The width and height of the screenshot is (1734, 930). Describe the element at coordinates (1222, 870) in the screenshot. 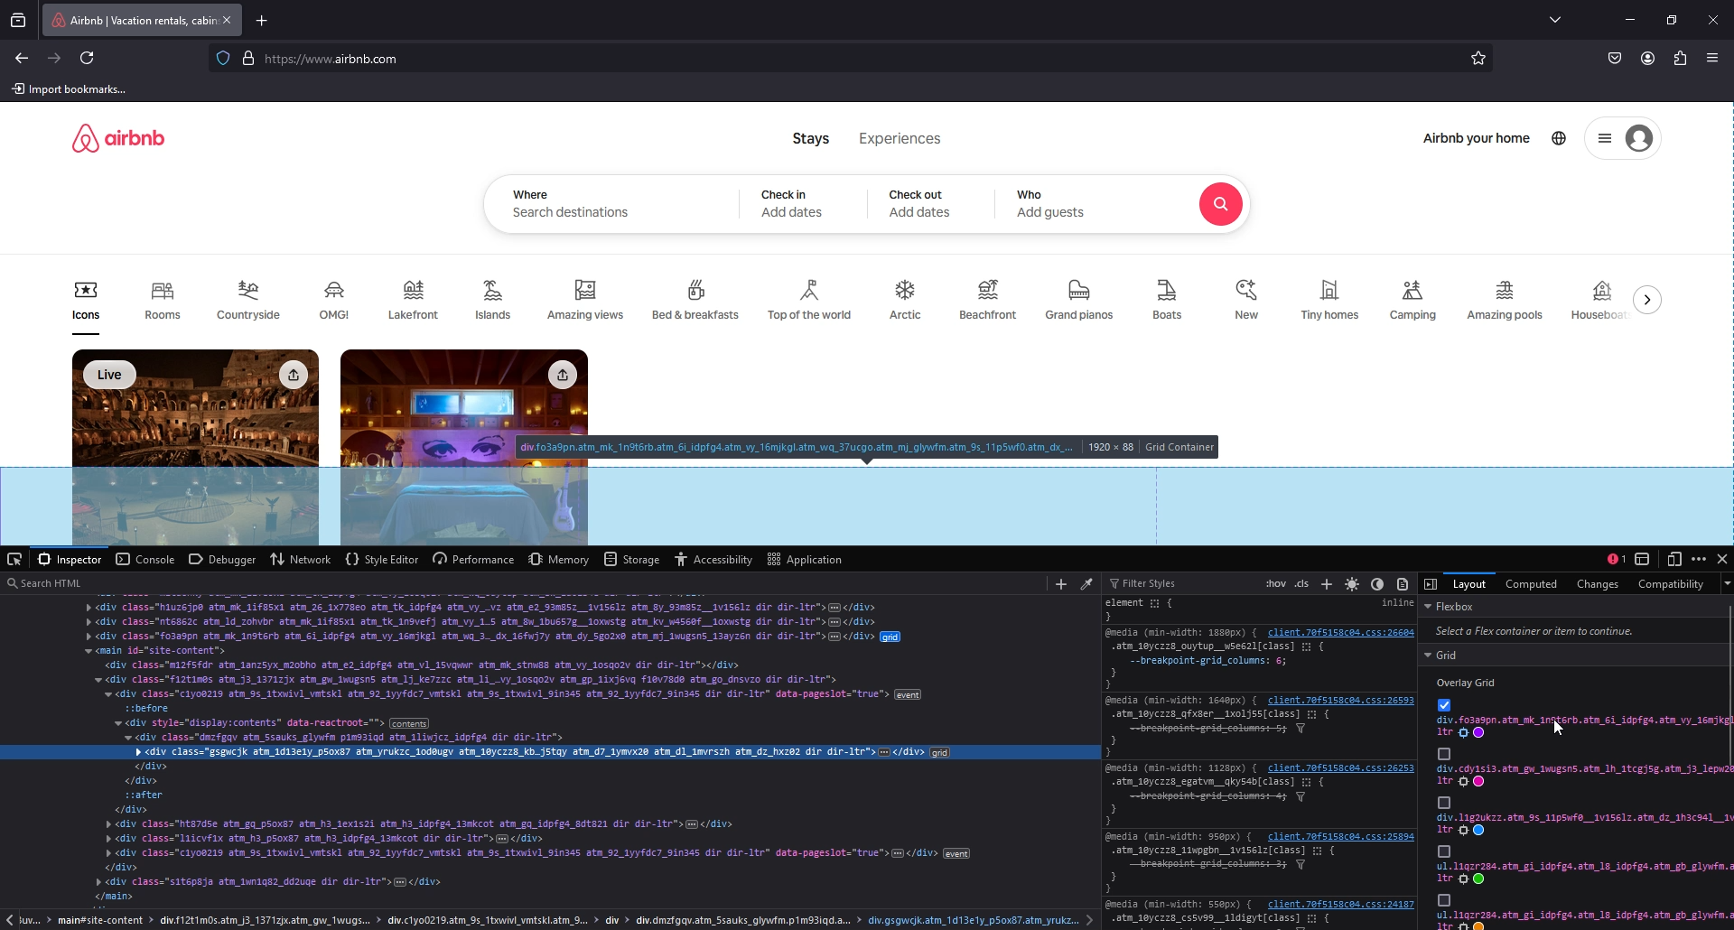

I see `elements` at that location.